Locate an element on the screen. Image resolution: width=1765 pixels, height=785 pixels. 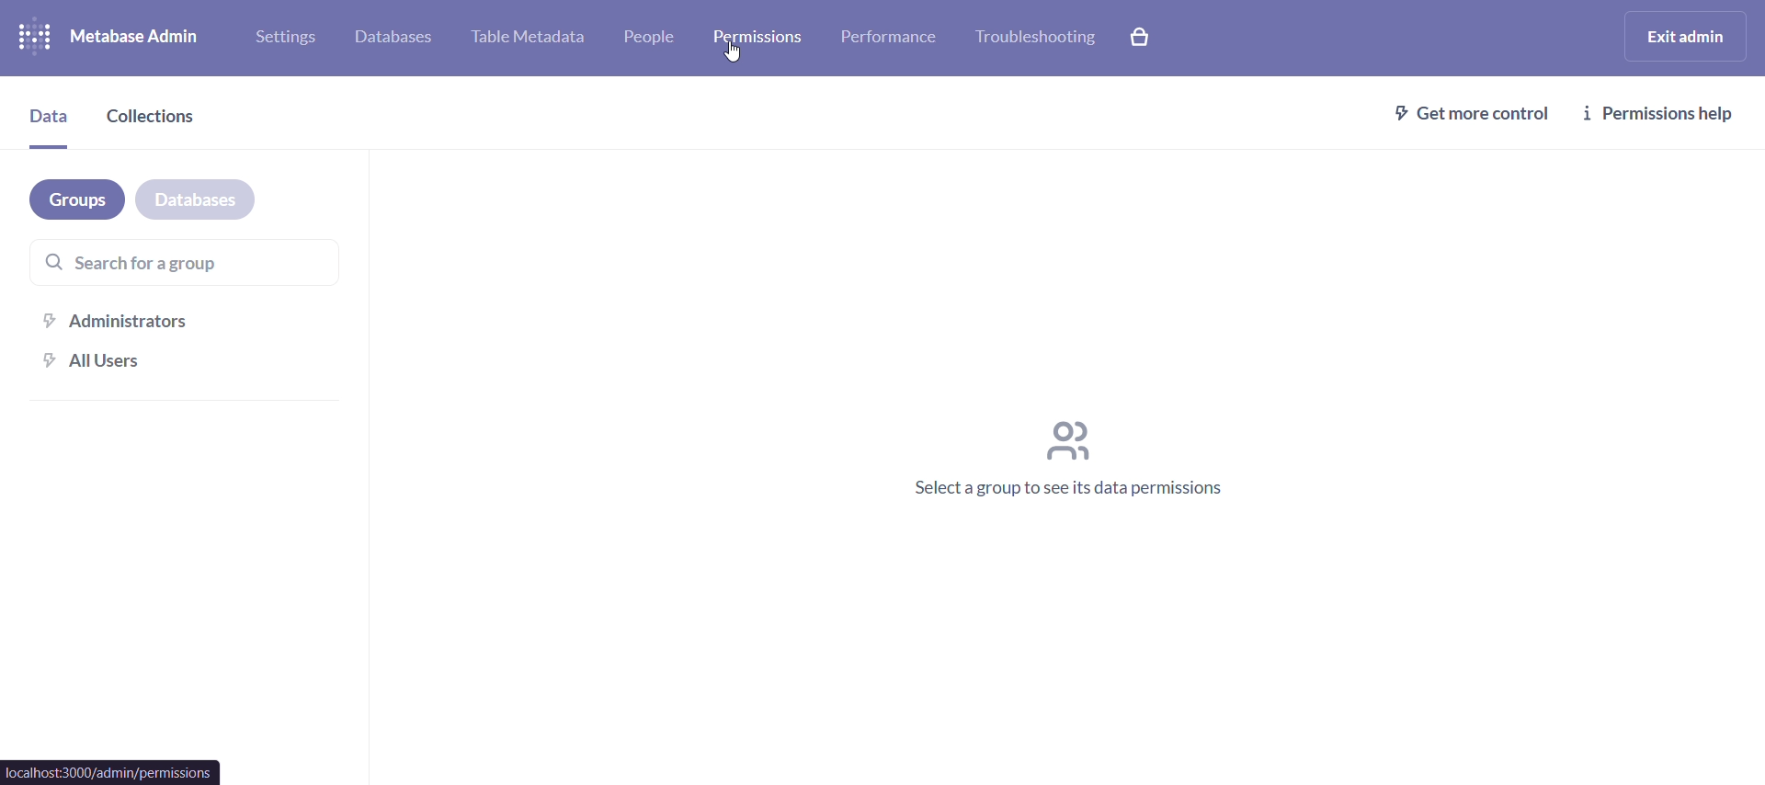
permission help is located at coordinates (1661, 113).